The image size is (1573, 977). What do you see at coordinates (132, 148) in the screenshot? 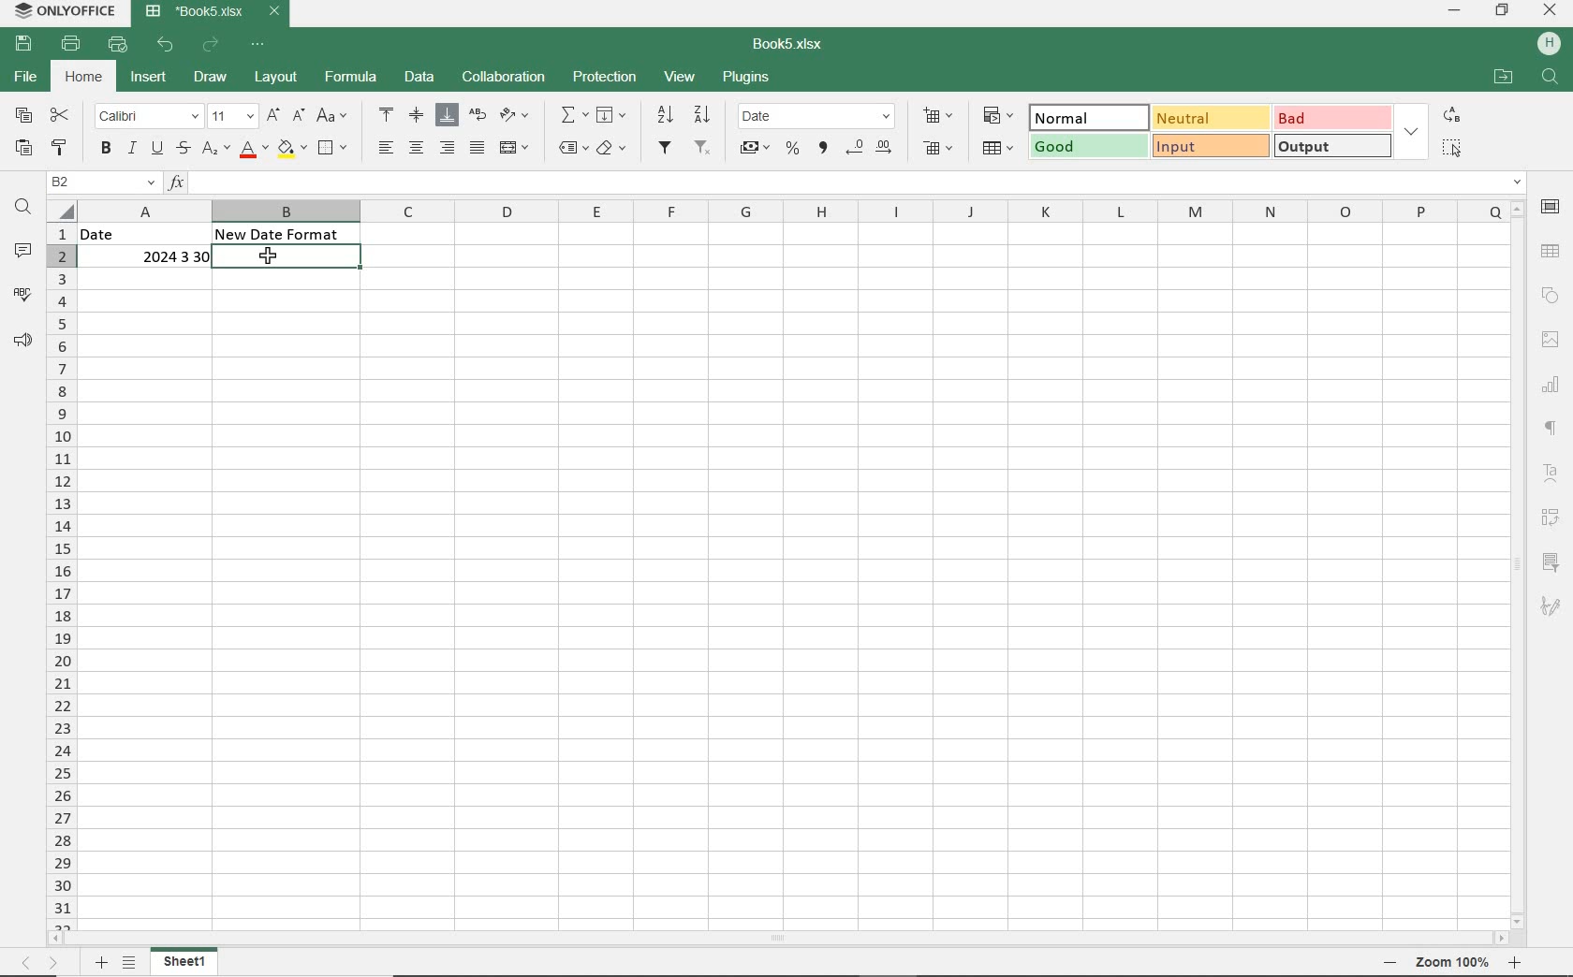
I see `ITALIC` at bounding box center [132, 148].